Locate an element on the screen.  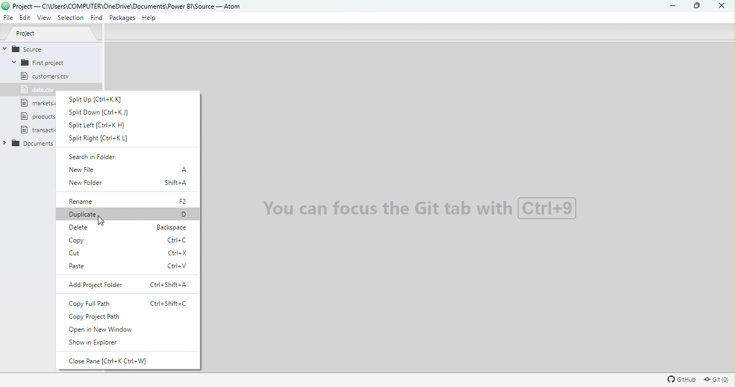
Duplicate is located at coordinates (129, 215).